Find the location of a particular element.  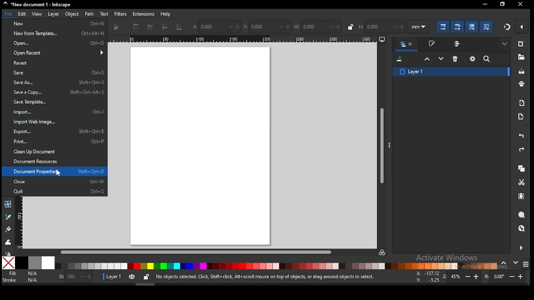

print is located at coordinates (59, 141).